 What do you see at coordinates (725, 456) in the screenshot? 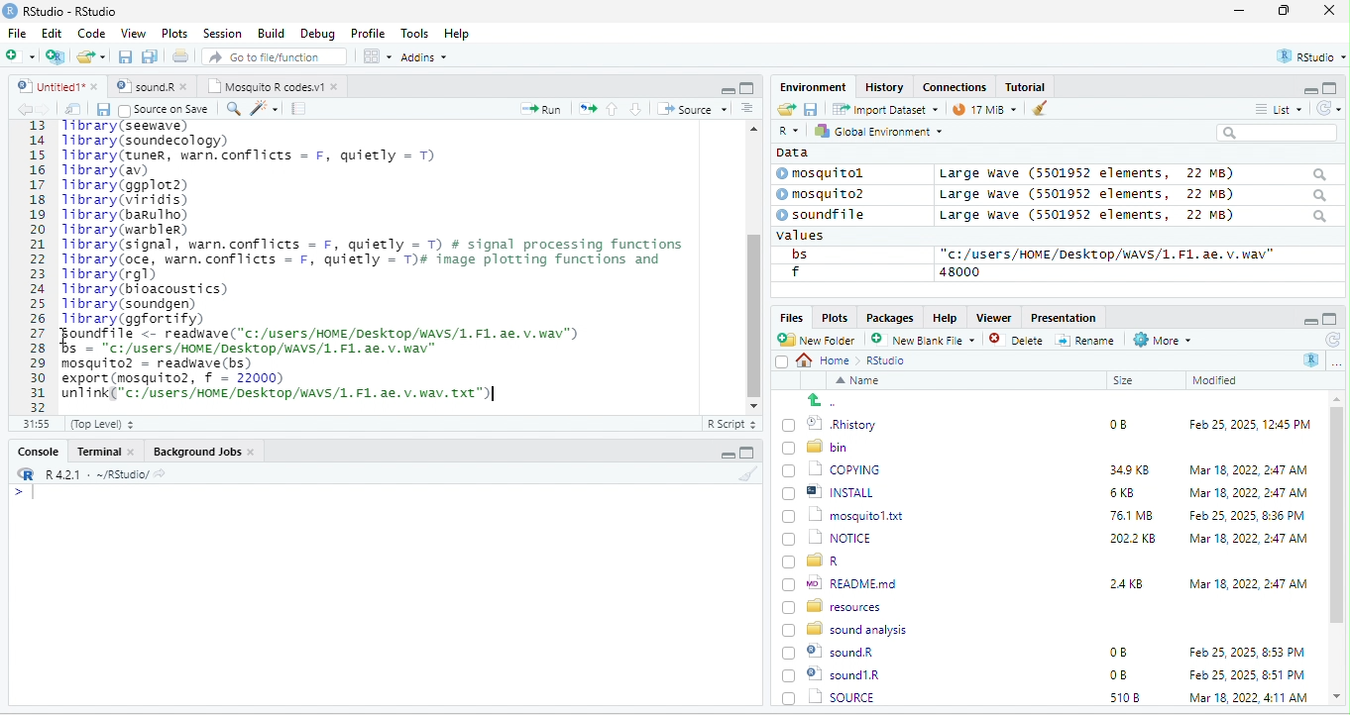
I see `minimize` at bounding box center [725, 456].